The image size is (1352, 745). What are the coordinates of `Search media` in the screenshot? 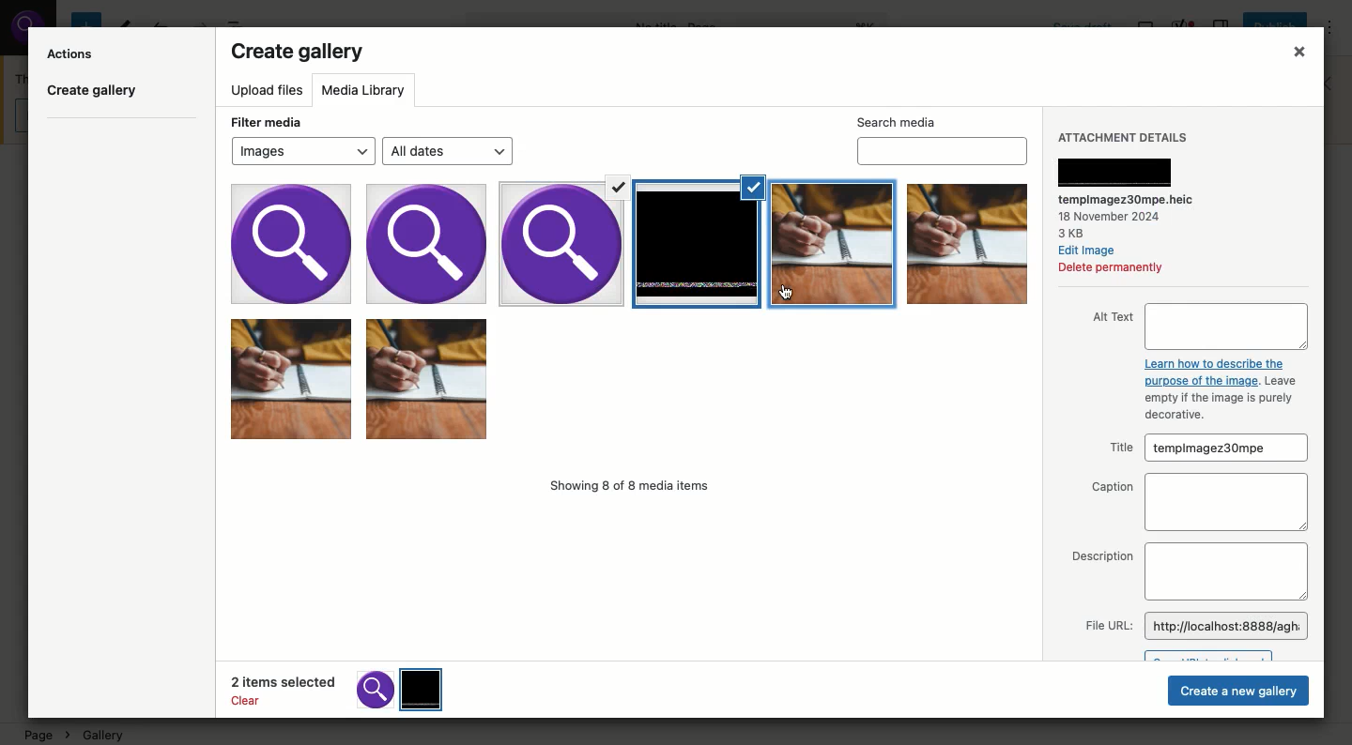 It's located at (943, 138).